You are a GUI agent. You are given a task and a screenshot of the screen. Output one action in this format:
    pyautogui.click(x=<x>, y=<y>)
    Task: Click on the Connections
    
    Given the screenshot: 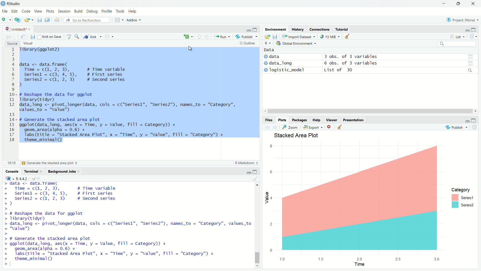 What is the action you would take?
    pyautogui.click(x=320, y=29)
    